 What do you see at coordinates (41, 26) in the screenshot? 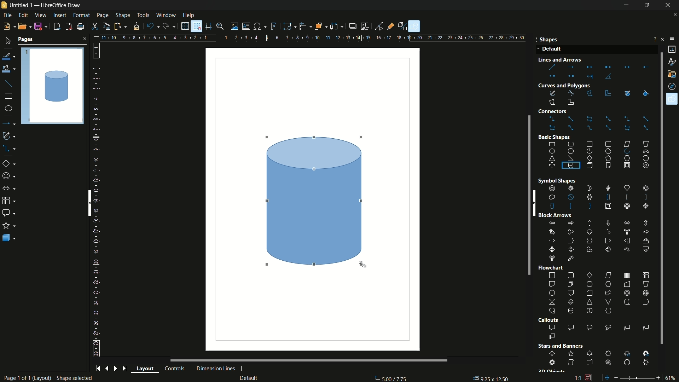
I see `save file` at bounding box center [41, 26].